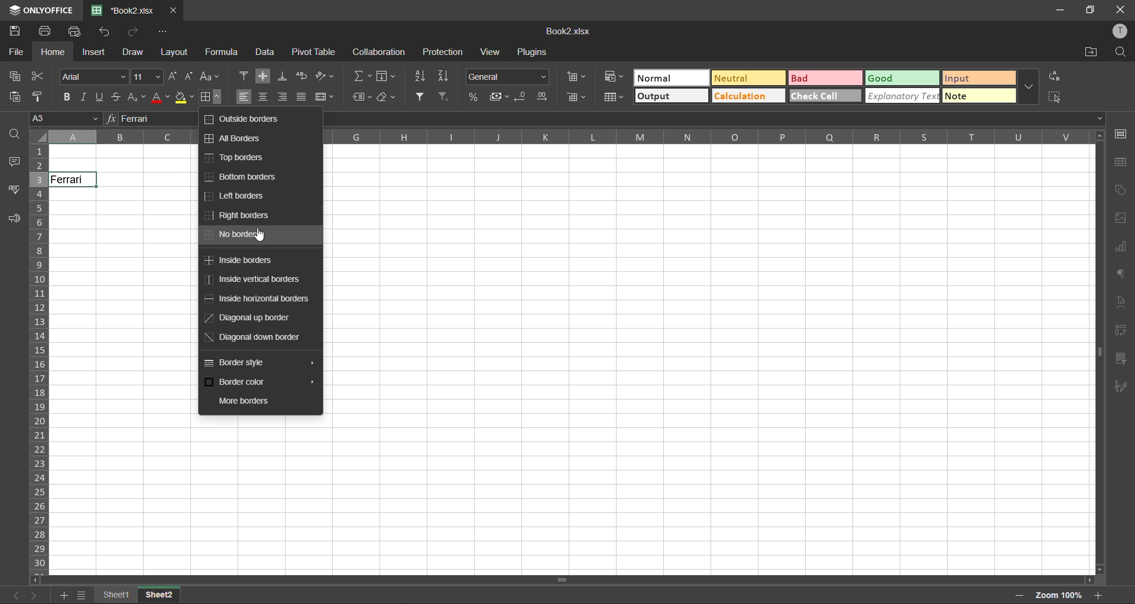 This screenshot has width=1135, height=604. Describe the element at coordinates (173, 52) in the screenshot. I see `layout` at that location.